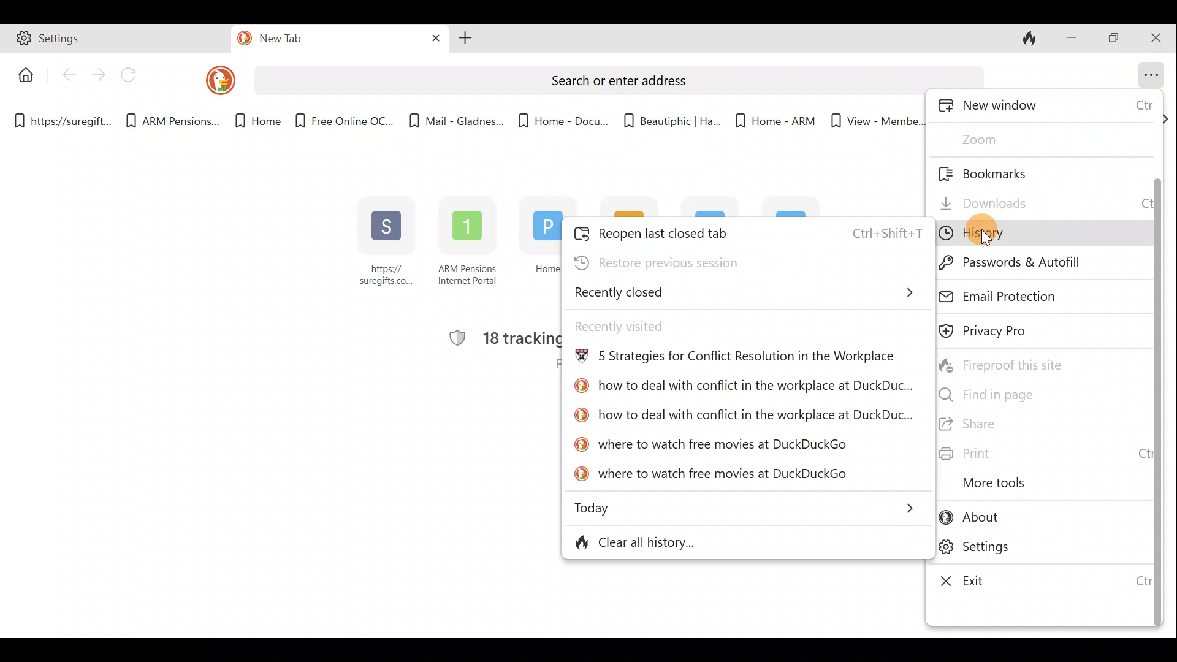 The image size is (1177, 662). I want to click on Close, so click(1159, 37).